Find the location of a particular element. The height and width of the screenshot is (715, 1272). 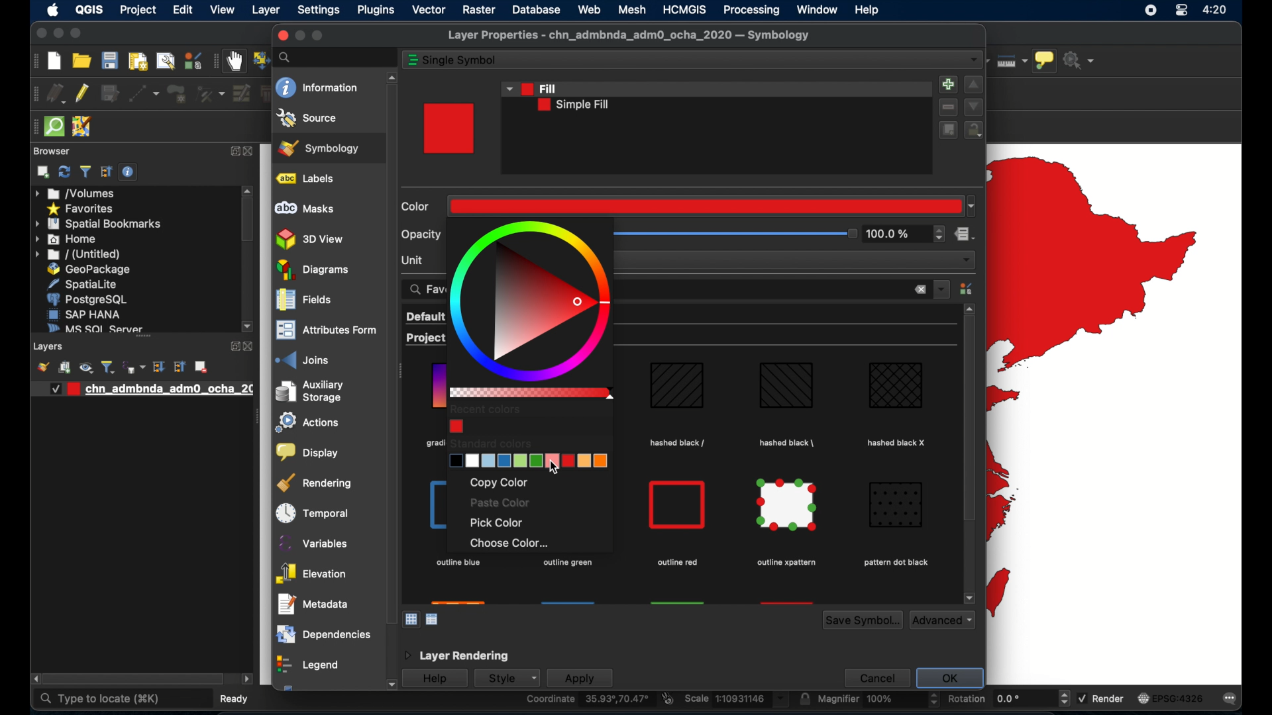

help is located at coordinates (869, 10).